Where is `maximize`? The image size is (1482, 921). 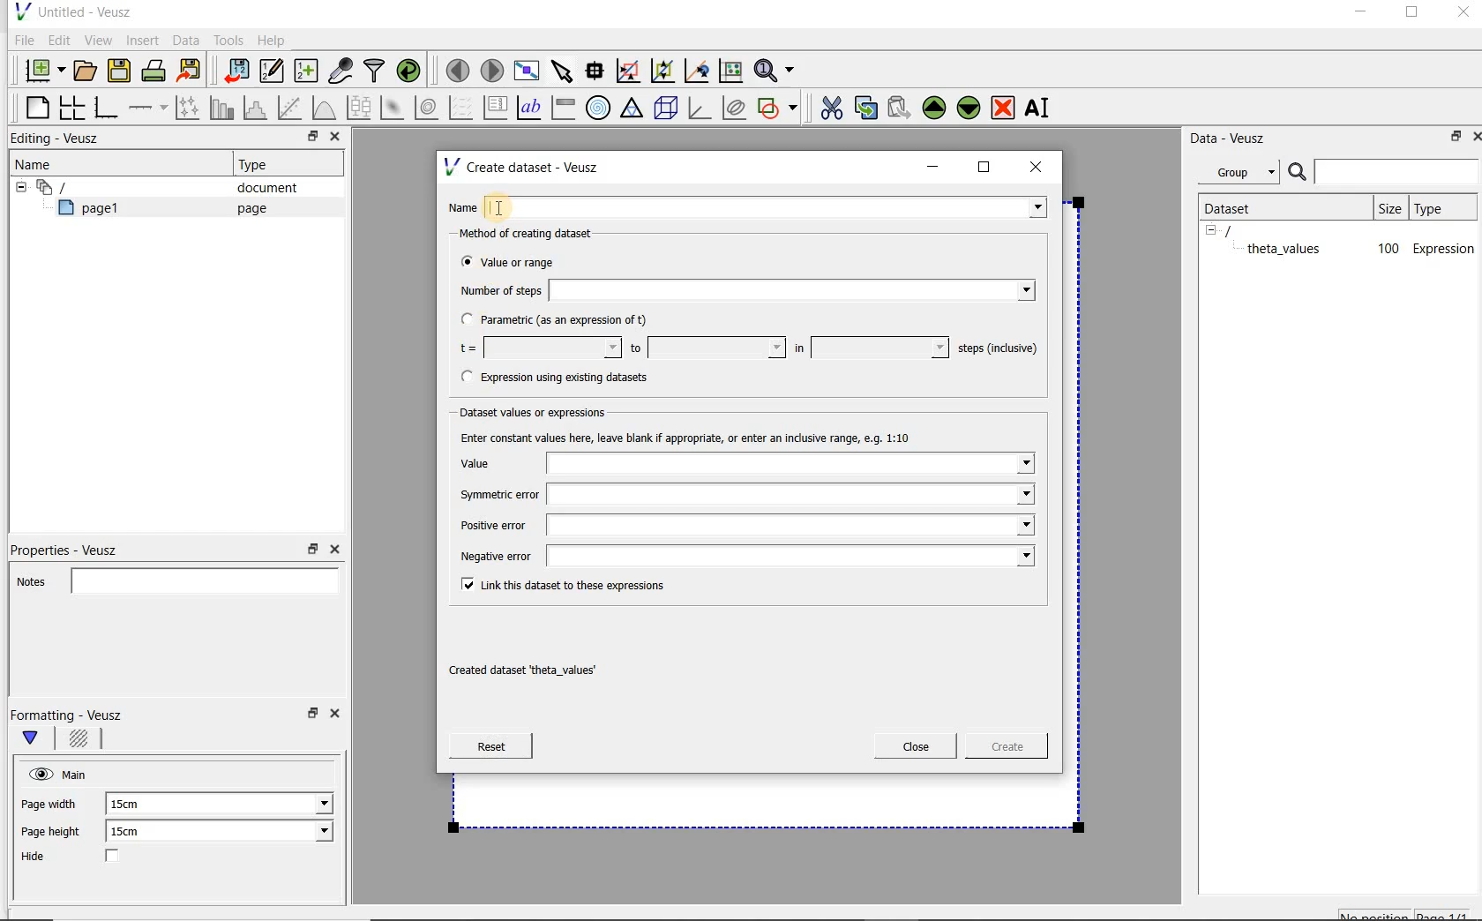
maximize is located at coordinates (1412, 15).